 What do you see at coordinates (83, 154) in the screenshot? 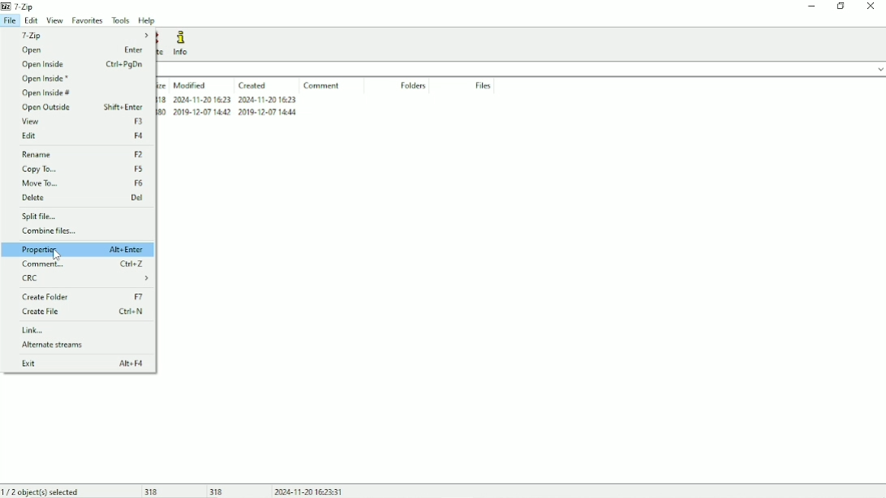
I see `Rename` at bounding box center [83, 154].